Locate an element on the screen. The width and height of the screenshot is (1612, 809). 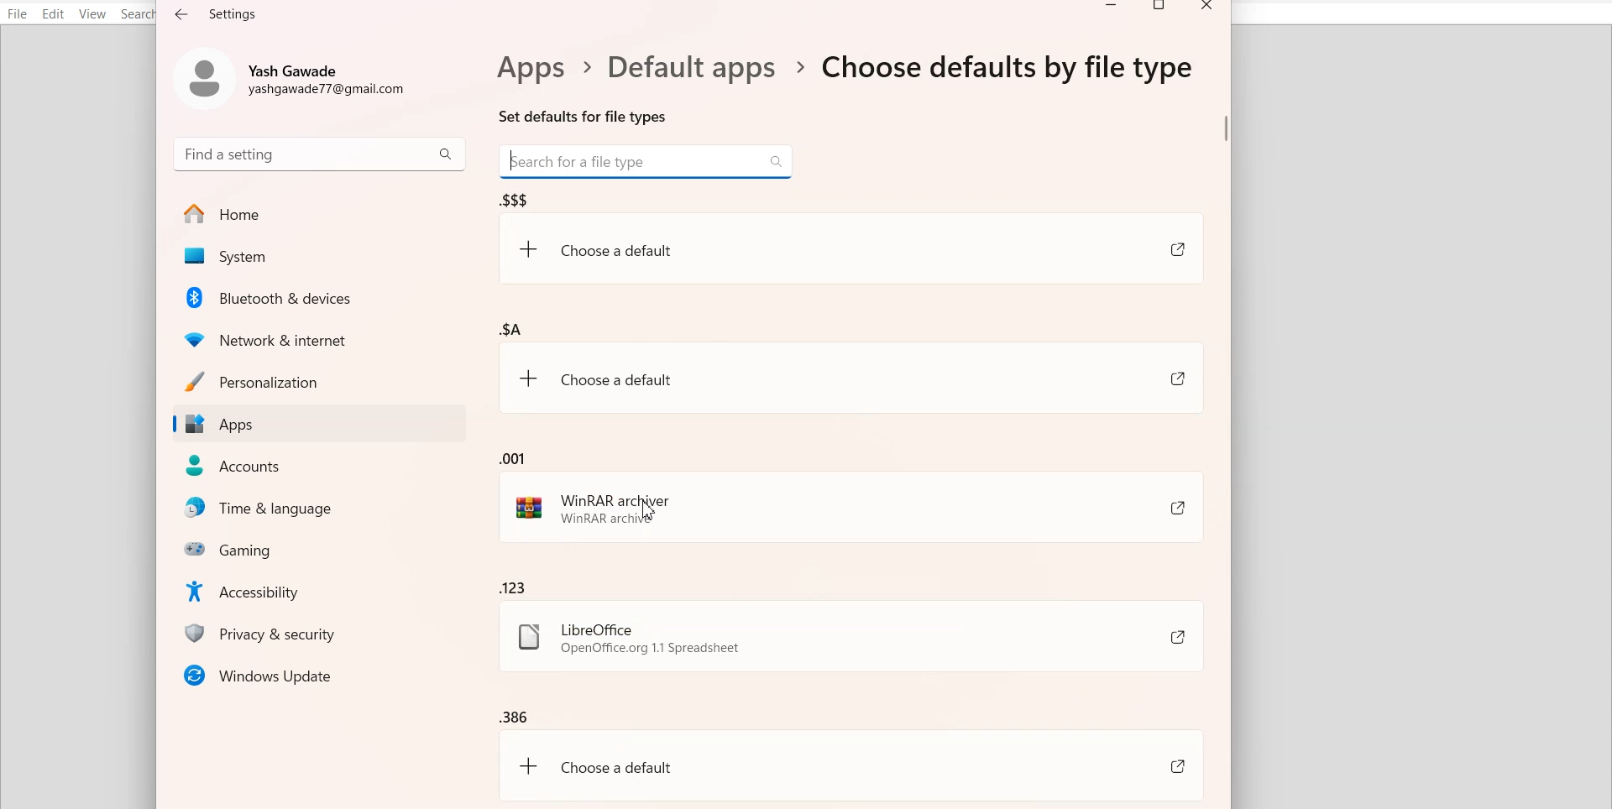
.$$$ is located at coordinates (850, 236).